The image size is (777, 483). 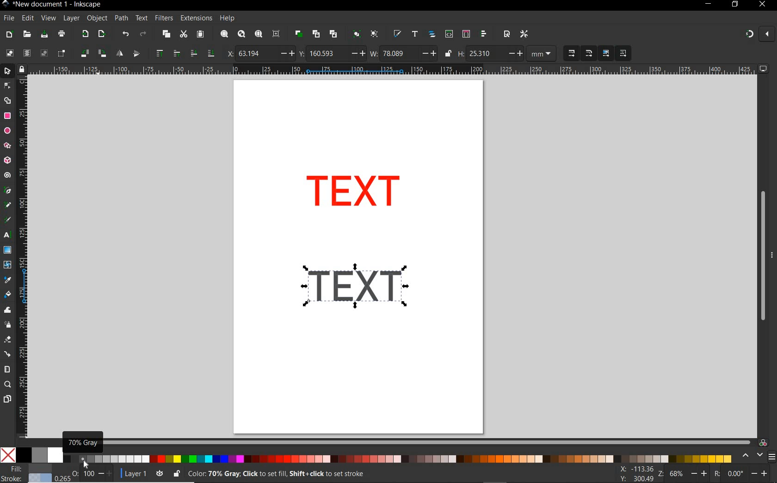 What do you see at coordinates (623, 54) in the screenshot?
I see `MOVE PATTERNS` at bounding box center [623, 54].